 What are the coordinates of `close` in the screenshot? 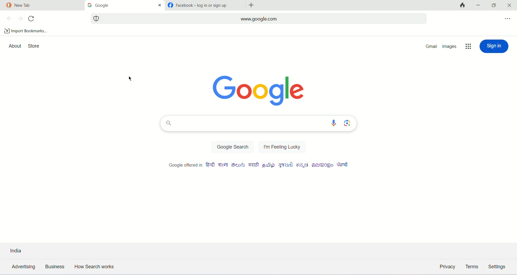 It's located at (509, 5).